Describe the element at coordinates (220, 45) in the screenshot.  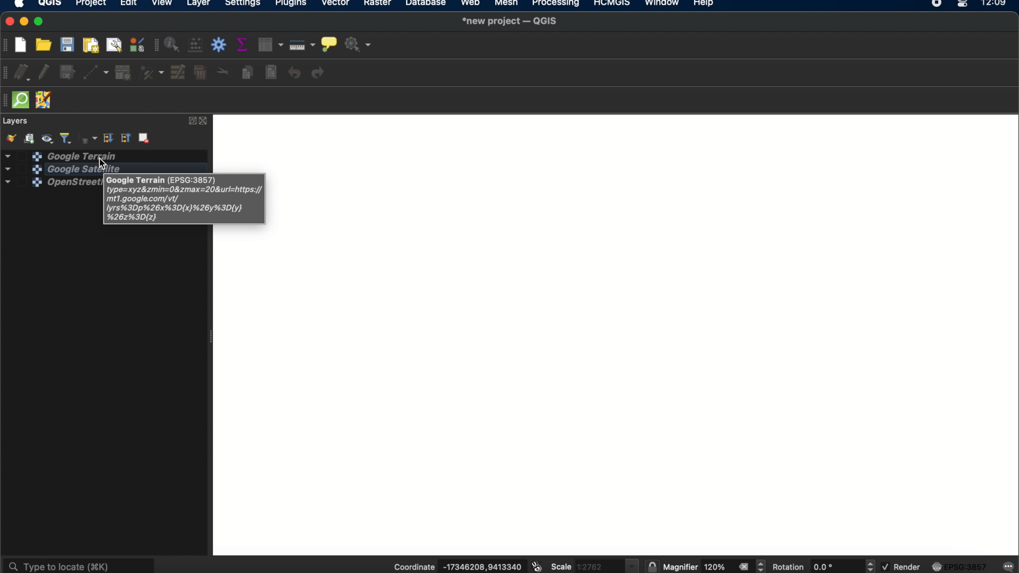
I see `toolbox` at that location.